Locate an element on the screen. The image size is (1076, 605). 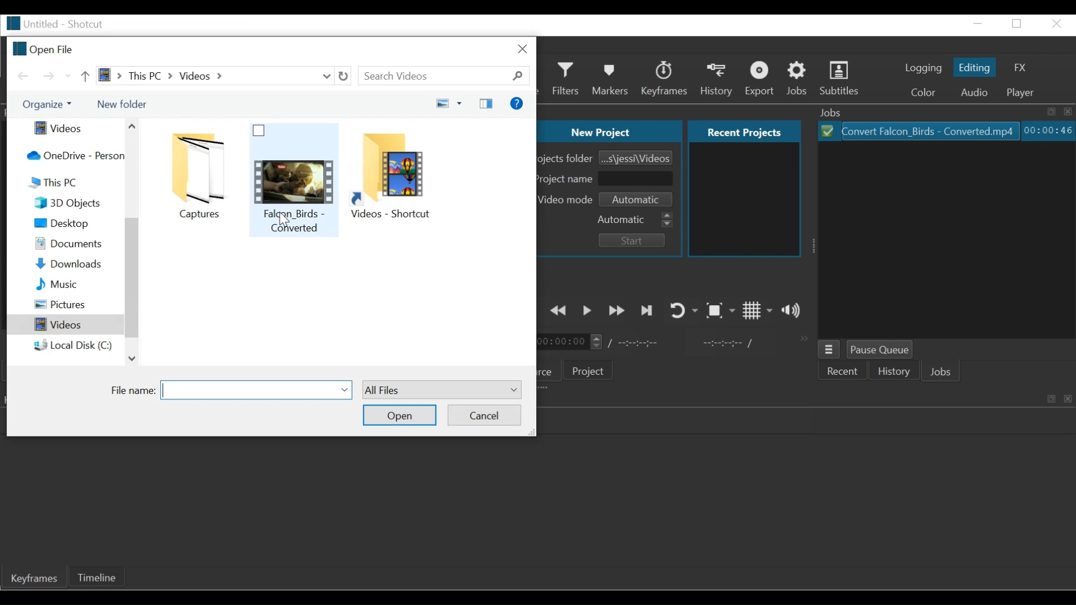
Project is located at coordinates (591, 370).